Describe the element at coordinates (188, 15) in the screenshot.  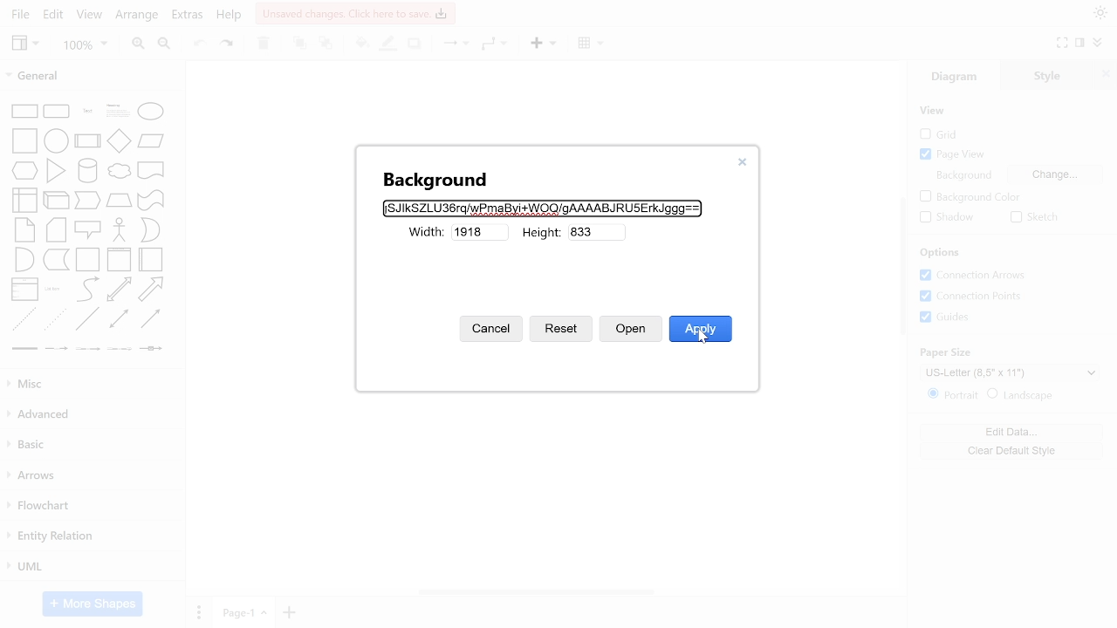
I see `extras` at that location.